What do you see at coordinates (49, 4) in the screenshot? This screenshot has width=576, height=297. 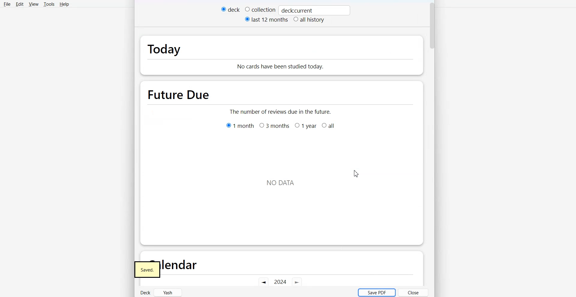 I see `Tools` at bounding box center [49, 4].